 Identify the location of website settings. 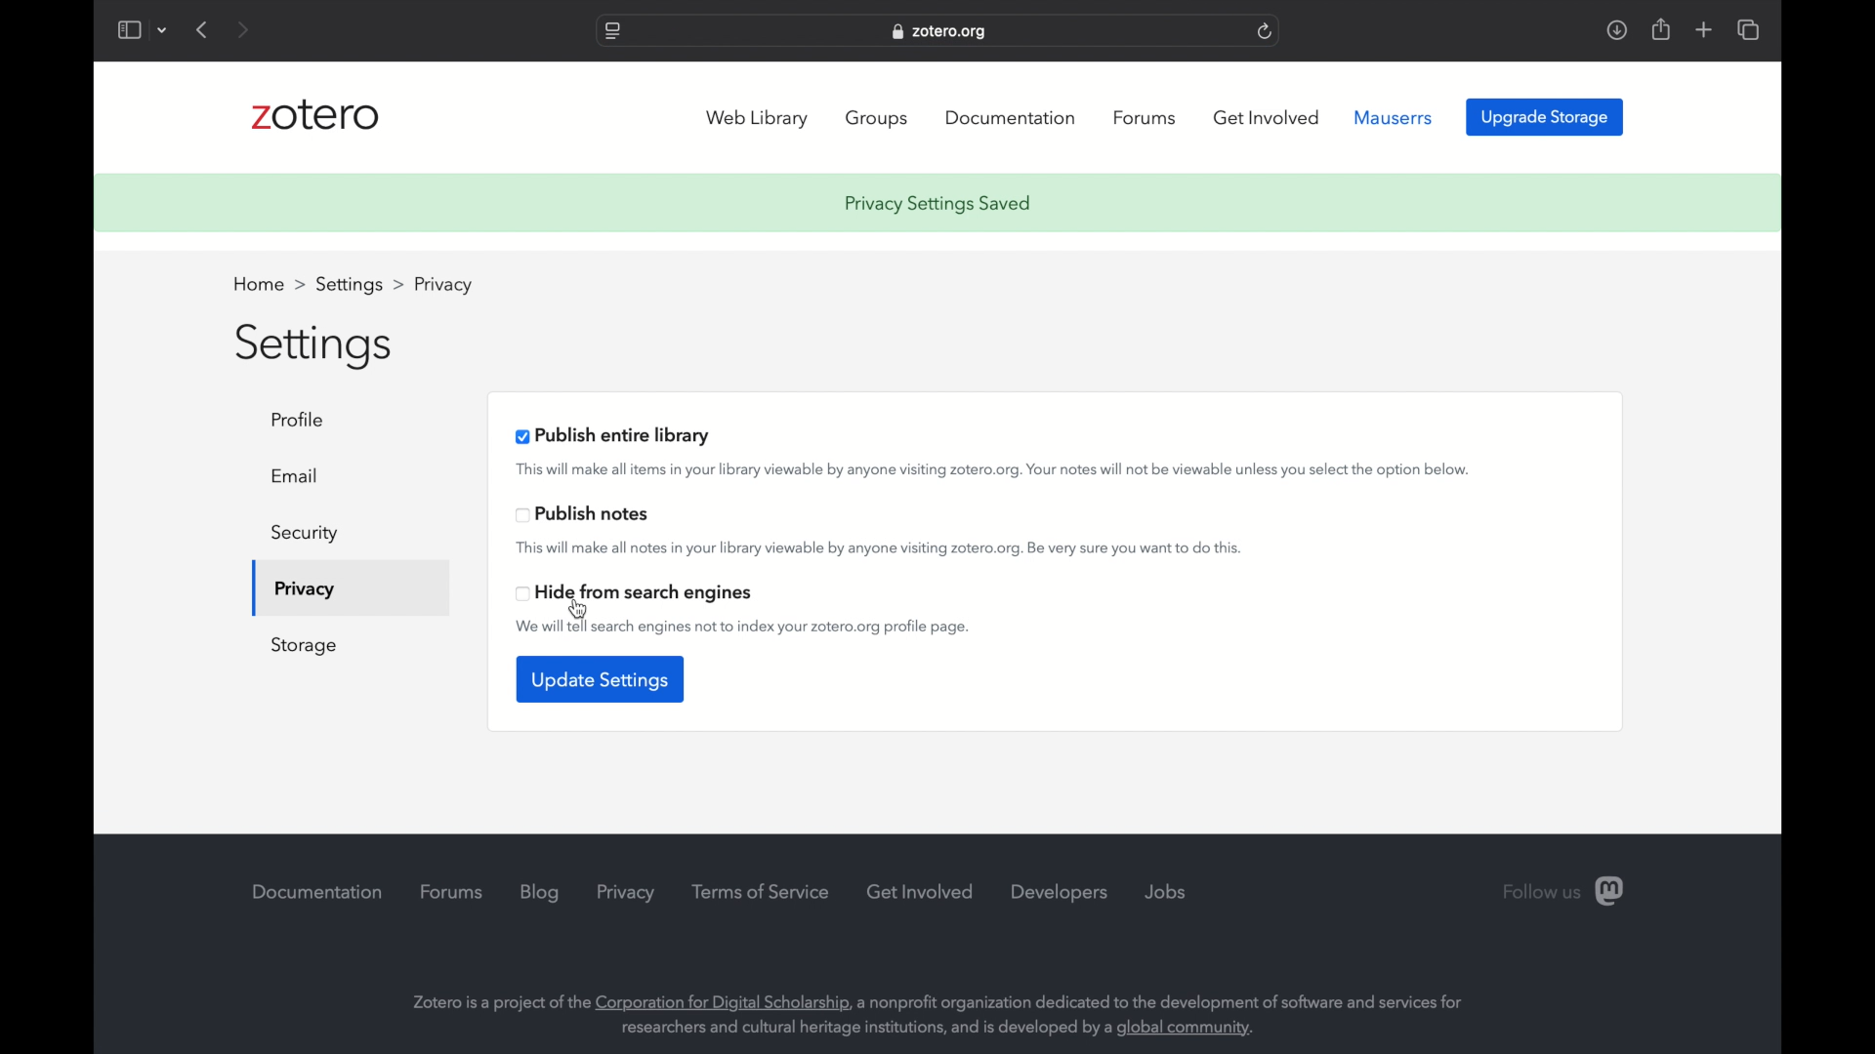
(613, 32).